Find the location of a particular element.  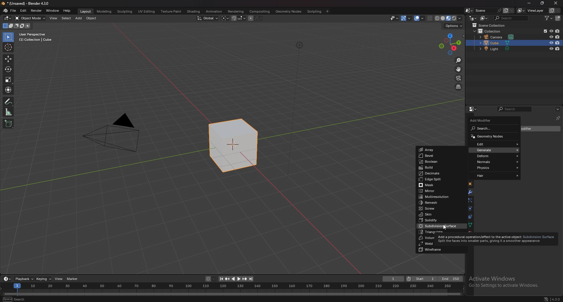

window is located at coordinates (53, 10).